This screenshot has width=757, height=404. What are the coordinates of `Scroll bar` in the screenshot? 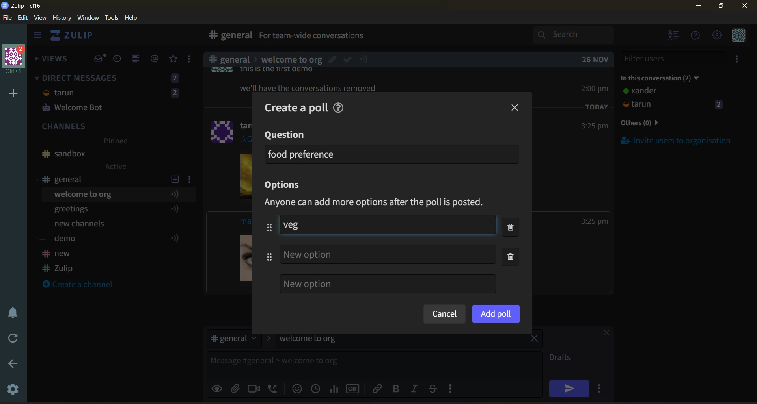 It's located at (752, 210).